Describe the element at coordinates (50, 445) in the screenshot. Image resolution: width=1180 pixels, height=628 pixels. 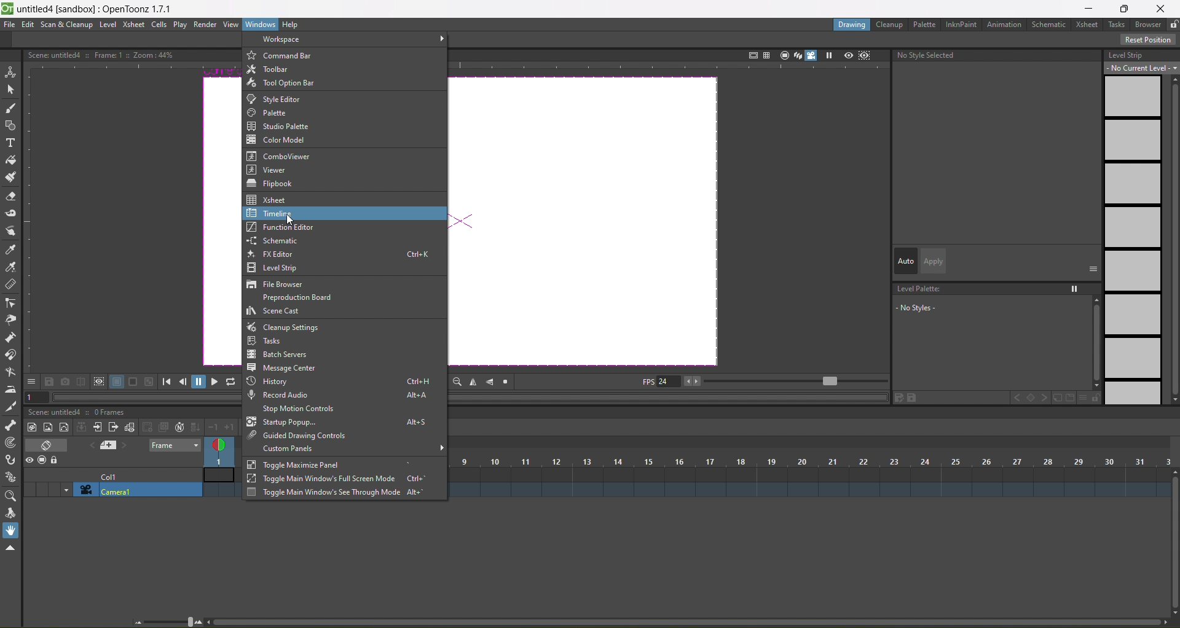
I see `toggle xsheet` at that location.